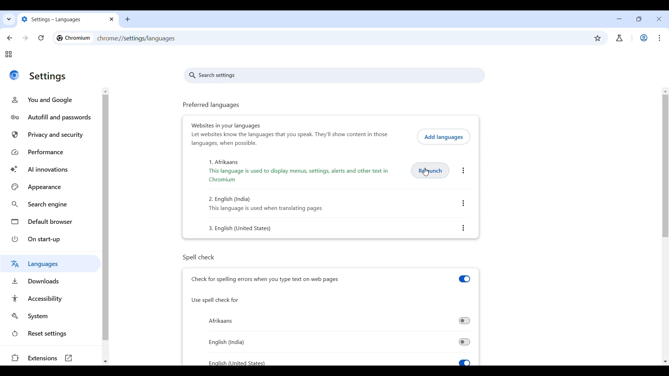  I want to click on Toggle for spell check in English (India), so click(339, 320).